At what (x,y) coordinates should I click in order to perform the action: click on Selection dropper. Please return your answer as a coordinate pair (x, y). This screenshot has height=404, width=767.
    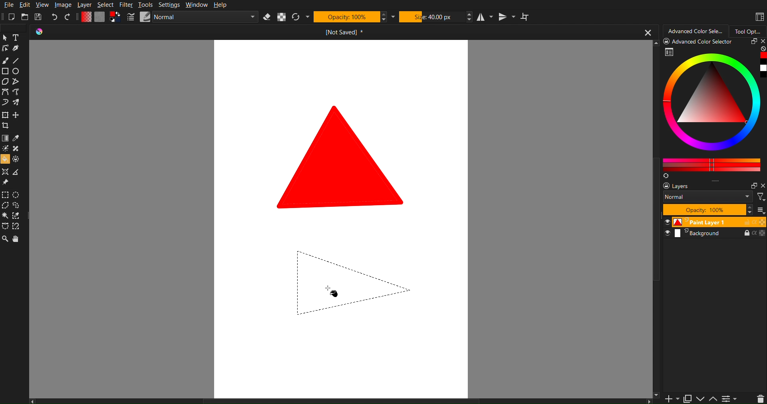
    Looking at the image, I should click on (16, 216).